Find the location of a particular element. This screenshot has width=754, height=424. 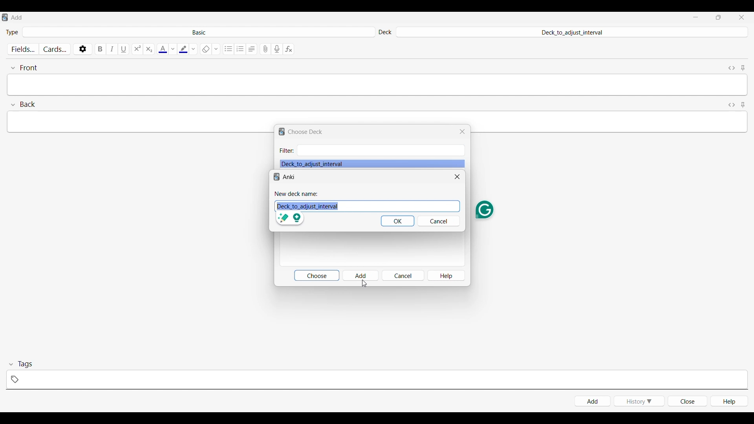

Toggle sticky is located at coordinates (743, 105).